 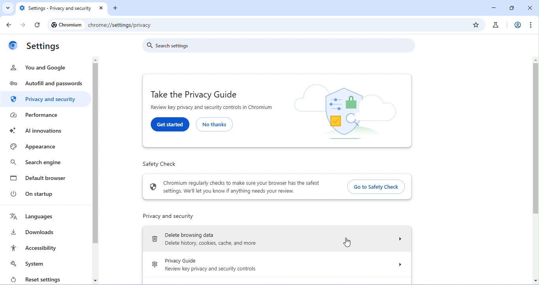 What do you see at coordinates (219, 244) in the screenshot?
I see `delete history, cookies, cache and more` at bounding box center [219, 244].